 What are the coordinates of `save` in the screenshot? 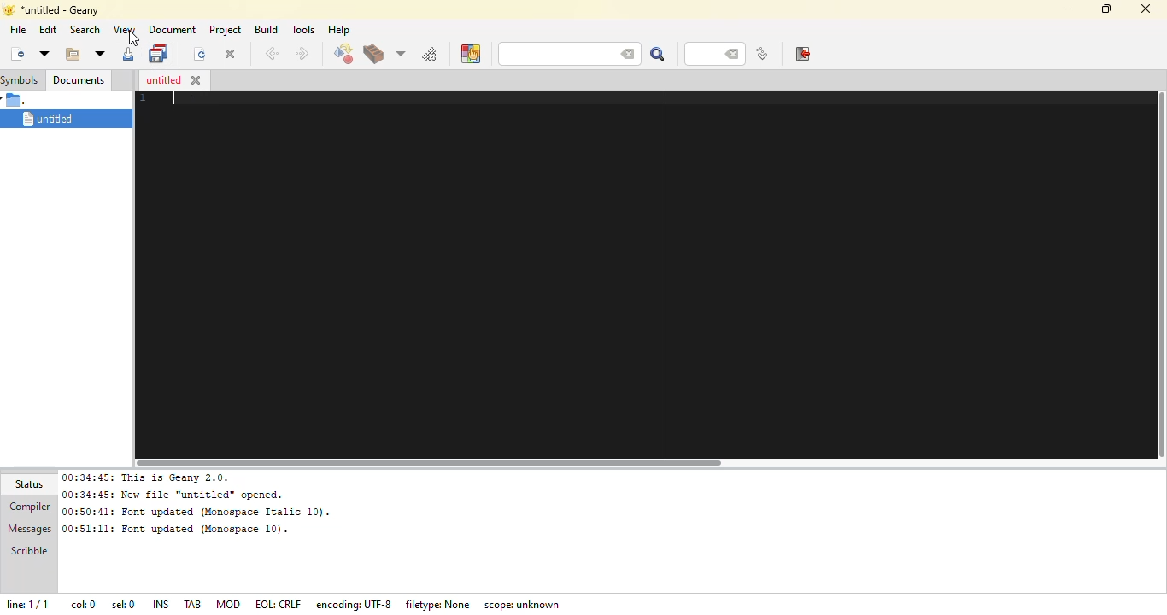 It's located at (127, 56).